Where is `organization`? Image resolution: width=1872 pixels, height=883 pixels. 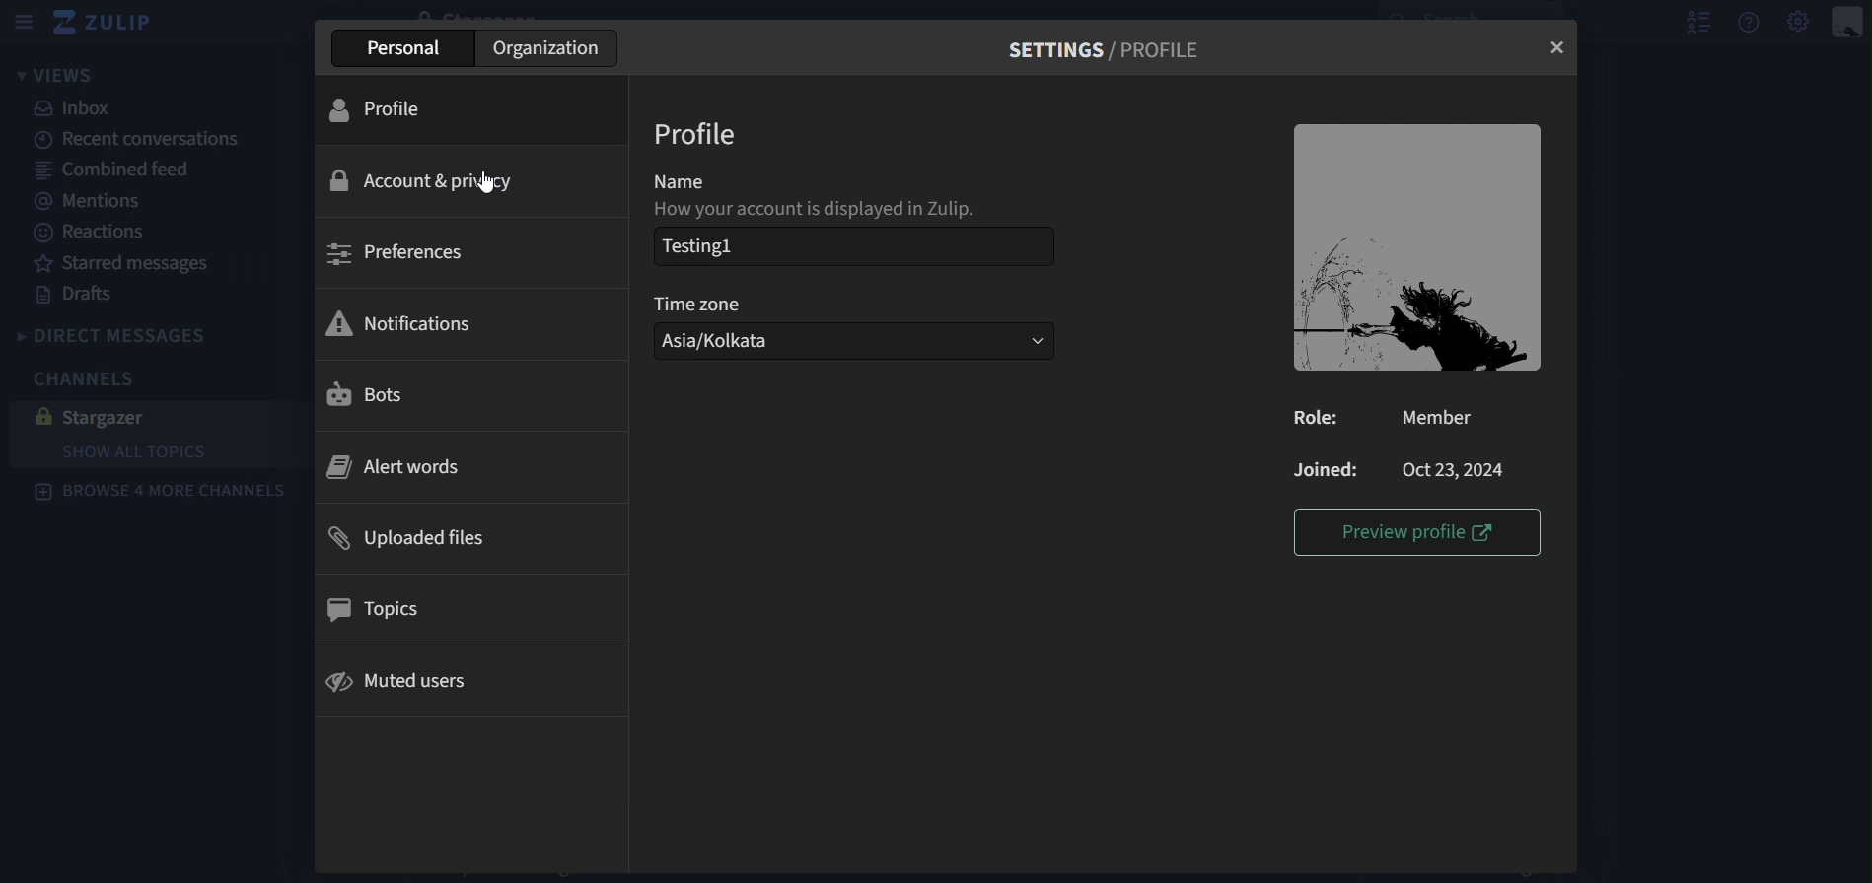
organization is located at coordinates (544, 50).